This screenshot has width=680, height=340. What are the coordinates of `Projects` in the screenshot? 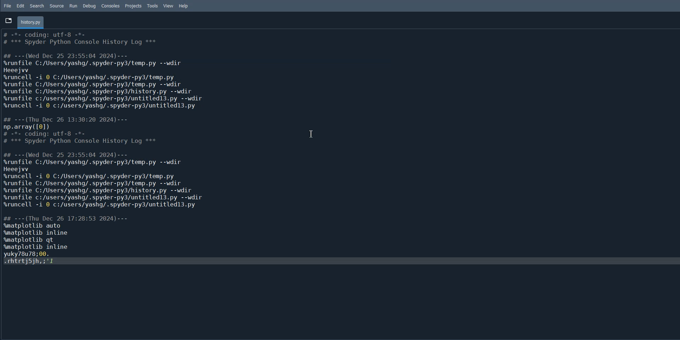 It's located at (133, 6).